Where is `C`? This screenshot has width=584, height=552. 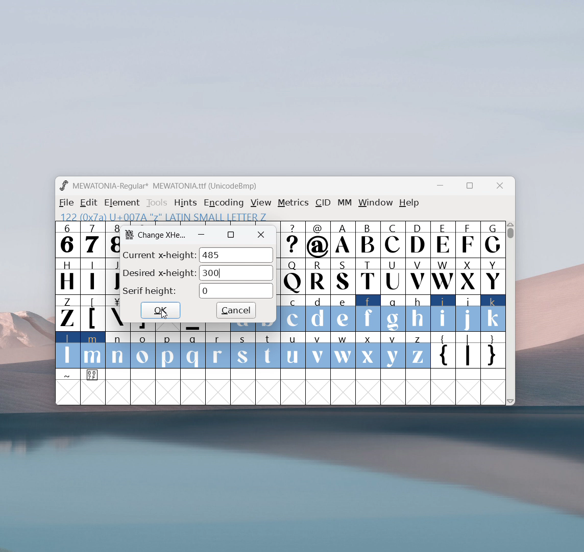 C is located at coordinates (392, 239).